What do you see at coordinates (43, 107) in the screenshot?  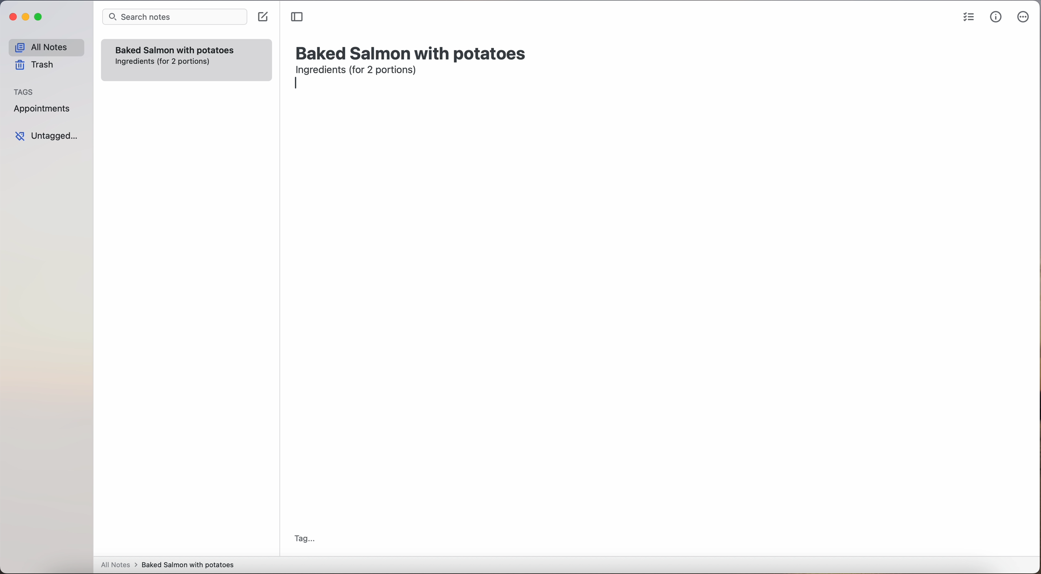 I see `appointments tag` at bounding box center [43, 107].